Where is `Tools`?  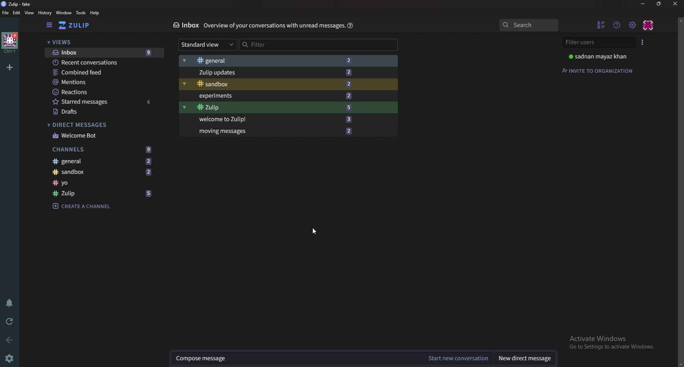 Tools is located at coordinates (81, 13).